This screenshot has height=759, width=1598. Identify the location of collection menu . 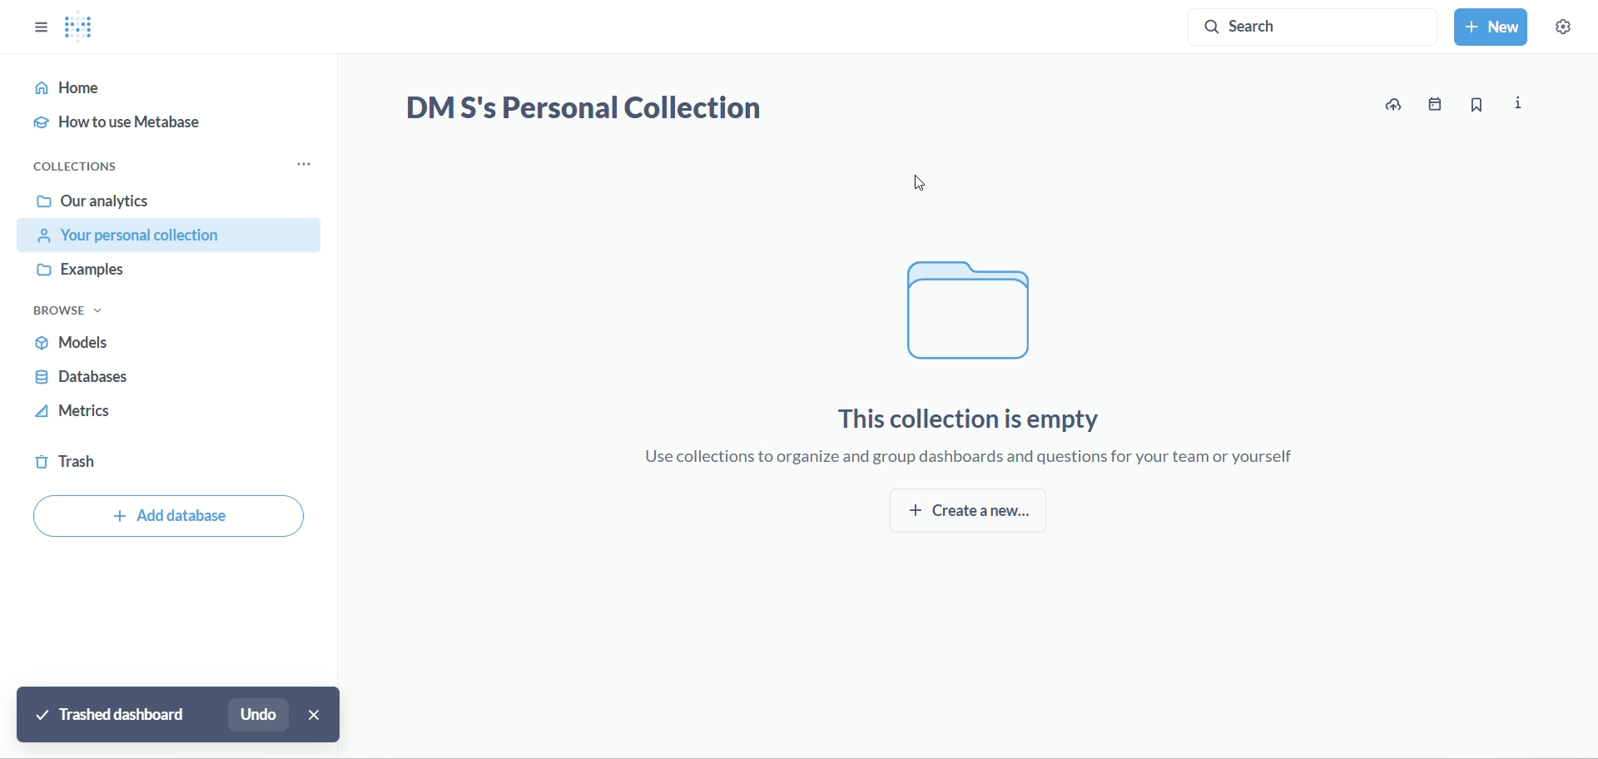
(311, 164).